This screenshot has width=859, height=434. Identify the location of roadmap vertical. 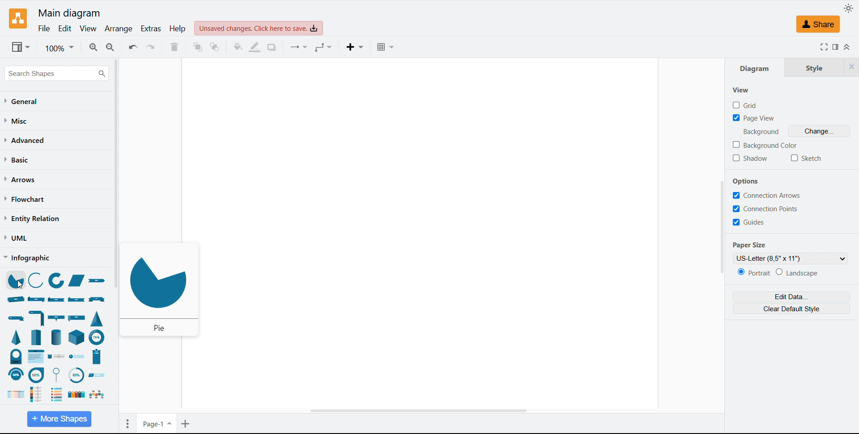
(36, 395).